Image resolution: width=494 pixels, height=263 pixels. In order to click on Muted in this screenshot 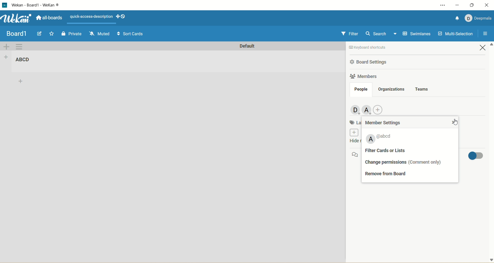, I will do `click(99, 33)`.